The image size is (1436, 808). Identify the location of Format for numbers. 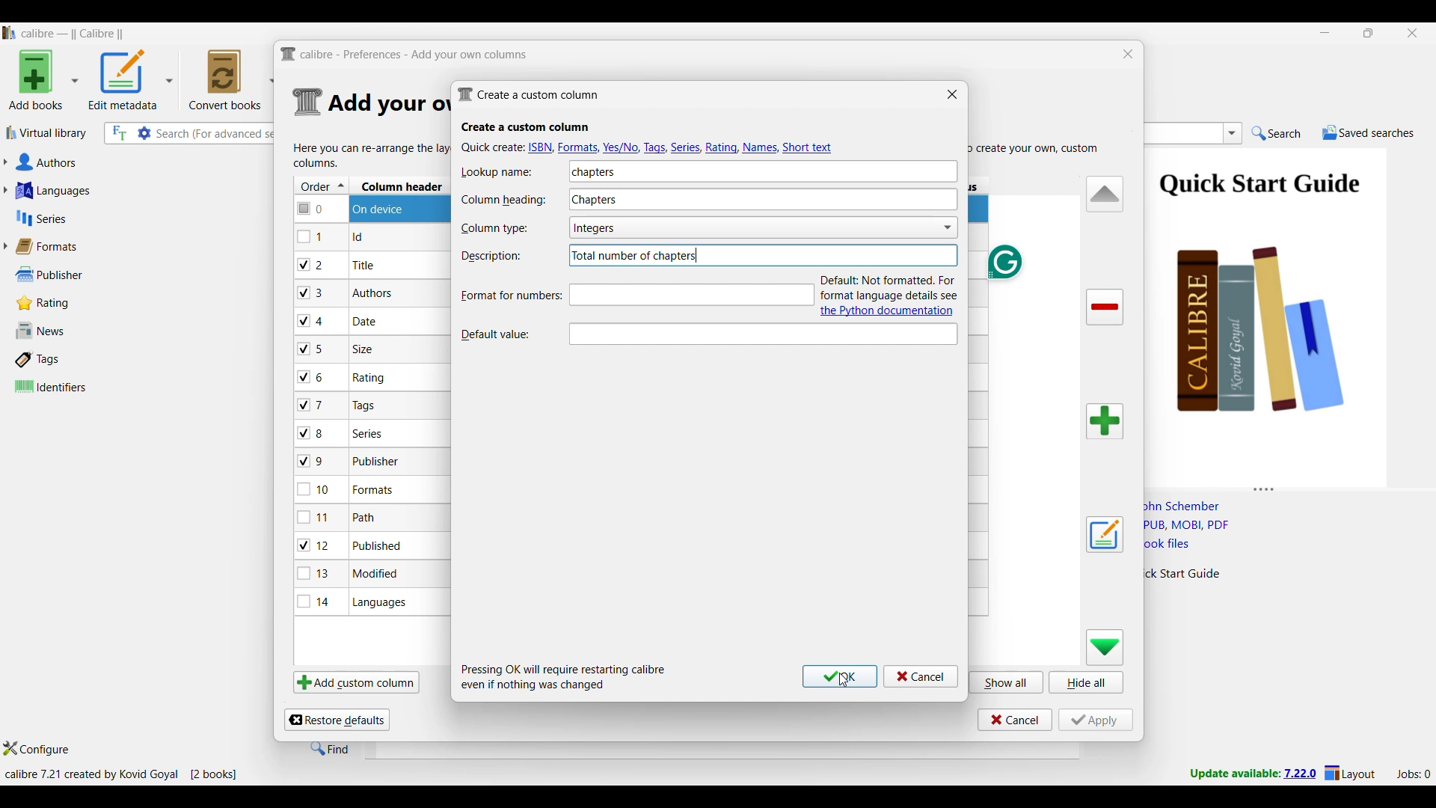
(506, 296).